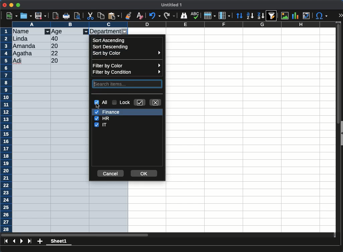 The image size is (343, 252). I want to click on page preview, so click(79, 16).